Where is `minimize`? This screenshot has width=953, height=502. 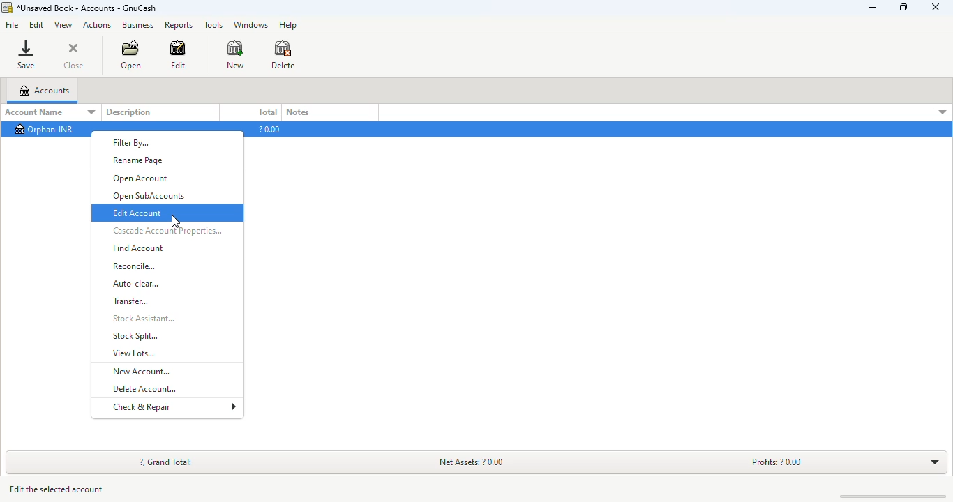 minimize is located at coordinates (872, 7).